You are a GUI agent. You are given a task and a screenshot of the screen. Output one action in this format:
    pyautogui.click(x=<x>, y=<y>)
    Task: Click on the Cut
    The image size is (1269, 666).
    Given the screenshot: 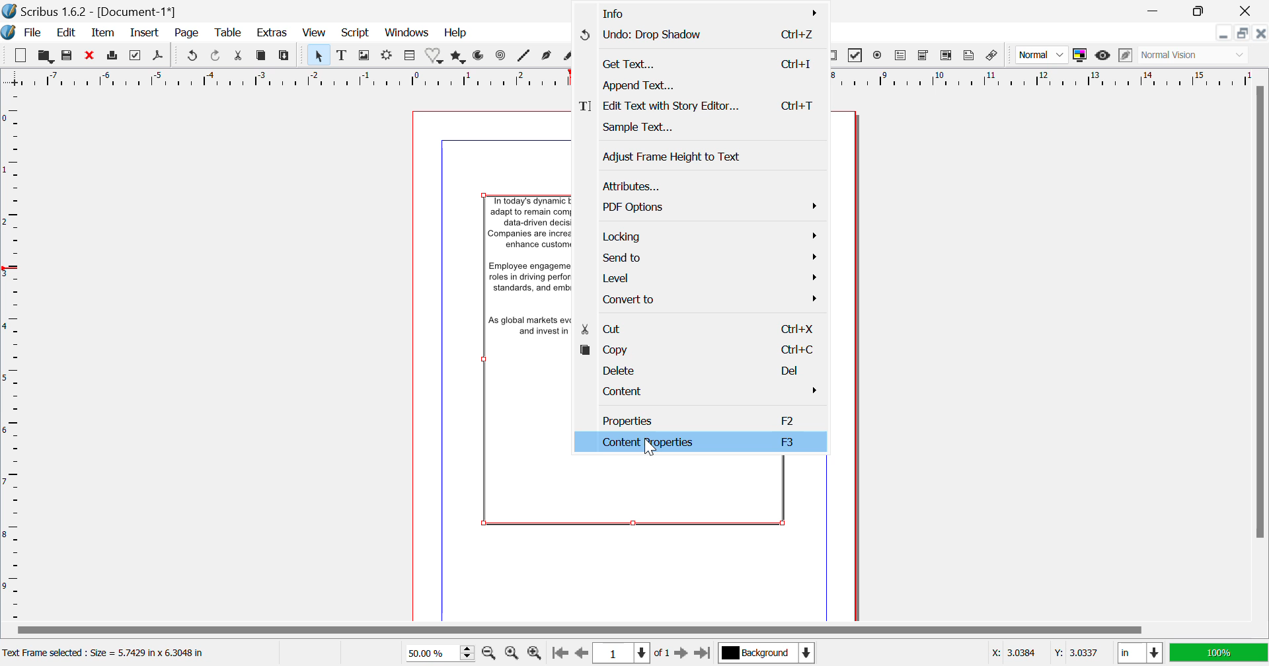 What is the action you would take?
    pyautogui.click(x=707, y=330)
    